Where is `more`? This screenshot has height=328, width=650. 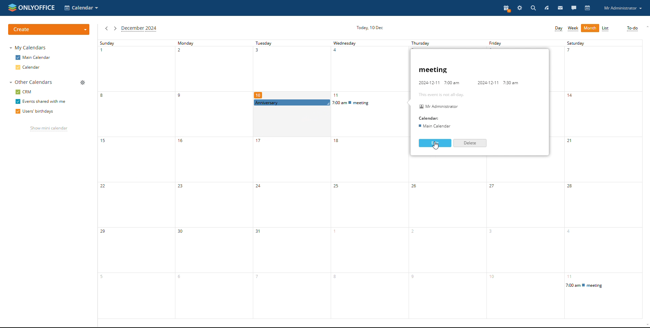
more is located at coordinates (590, 29).